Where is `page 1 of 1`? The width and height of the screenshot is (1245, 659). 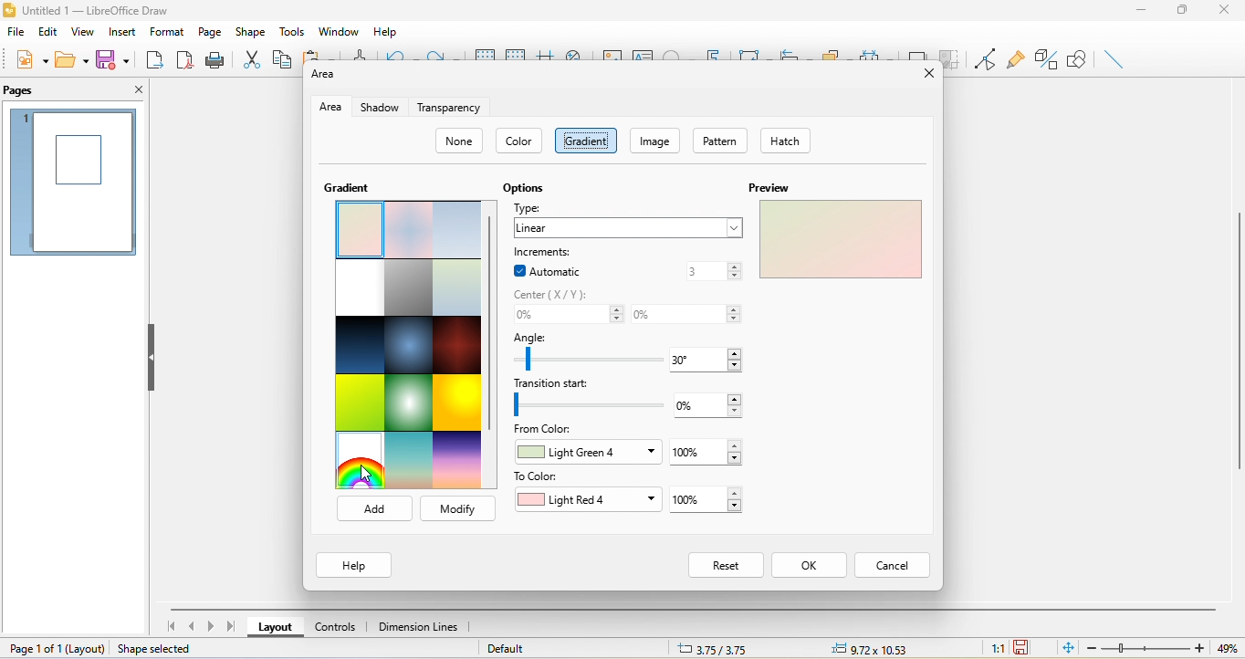 page 1 of 1 is located at coordinates (56, 649).